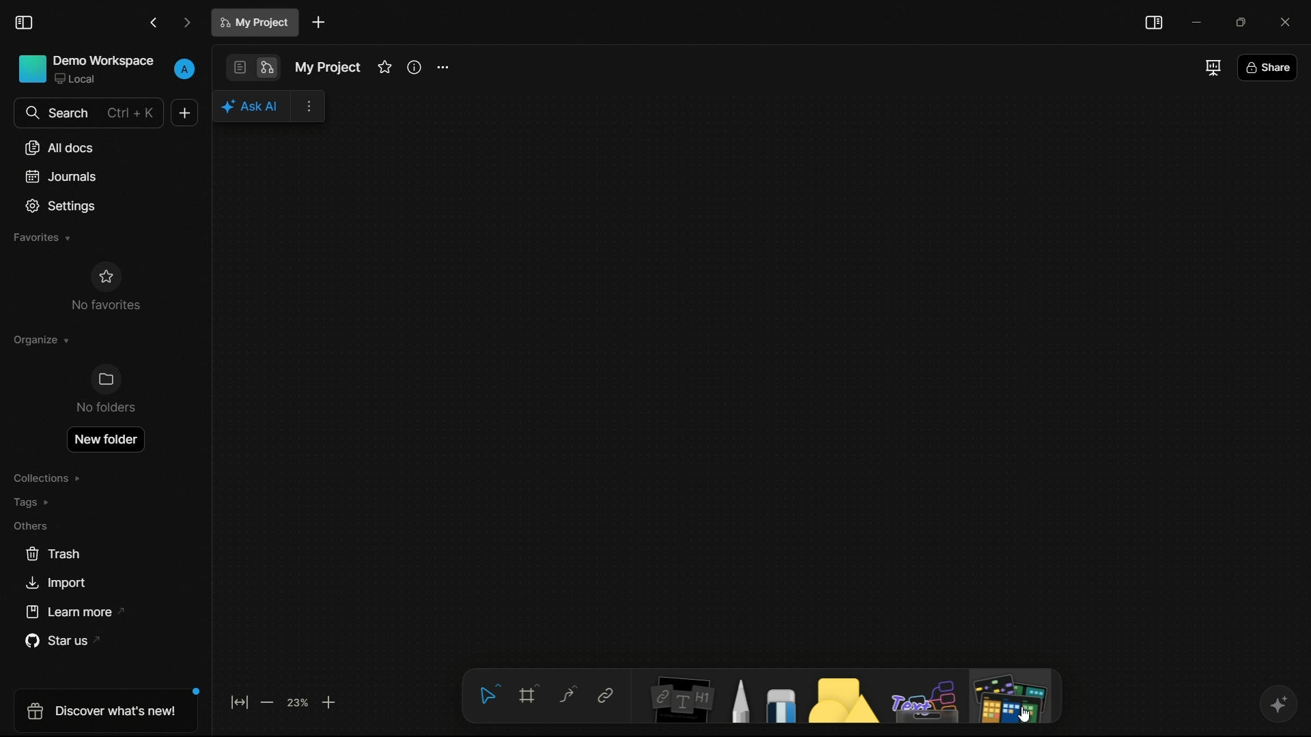 The width and height of the screenshot is (1311, 737). What do you see at coordinates (841, 699) in the screenshot?
I see `shapes` at bounding box center [841, 699].